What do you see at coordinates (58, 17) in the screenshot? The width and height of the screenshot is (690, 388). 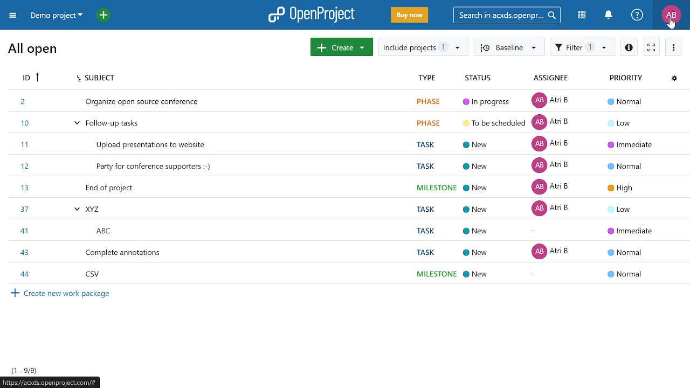 I see `Current project` at bounding box center [58, 17].